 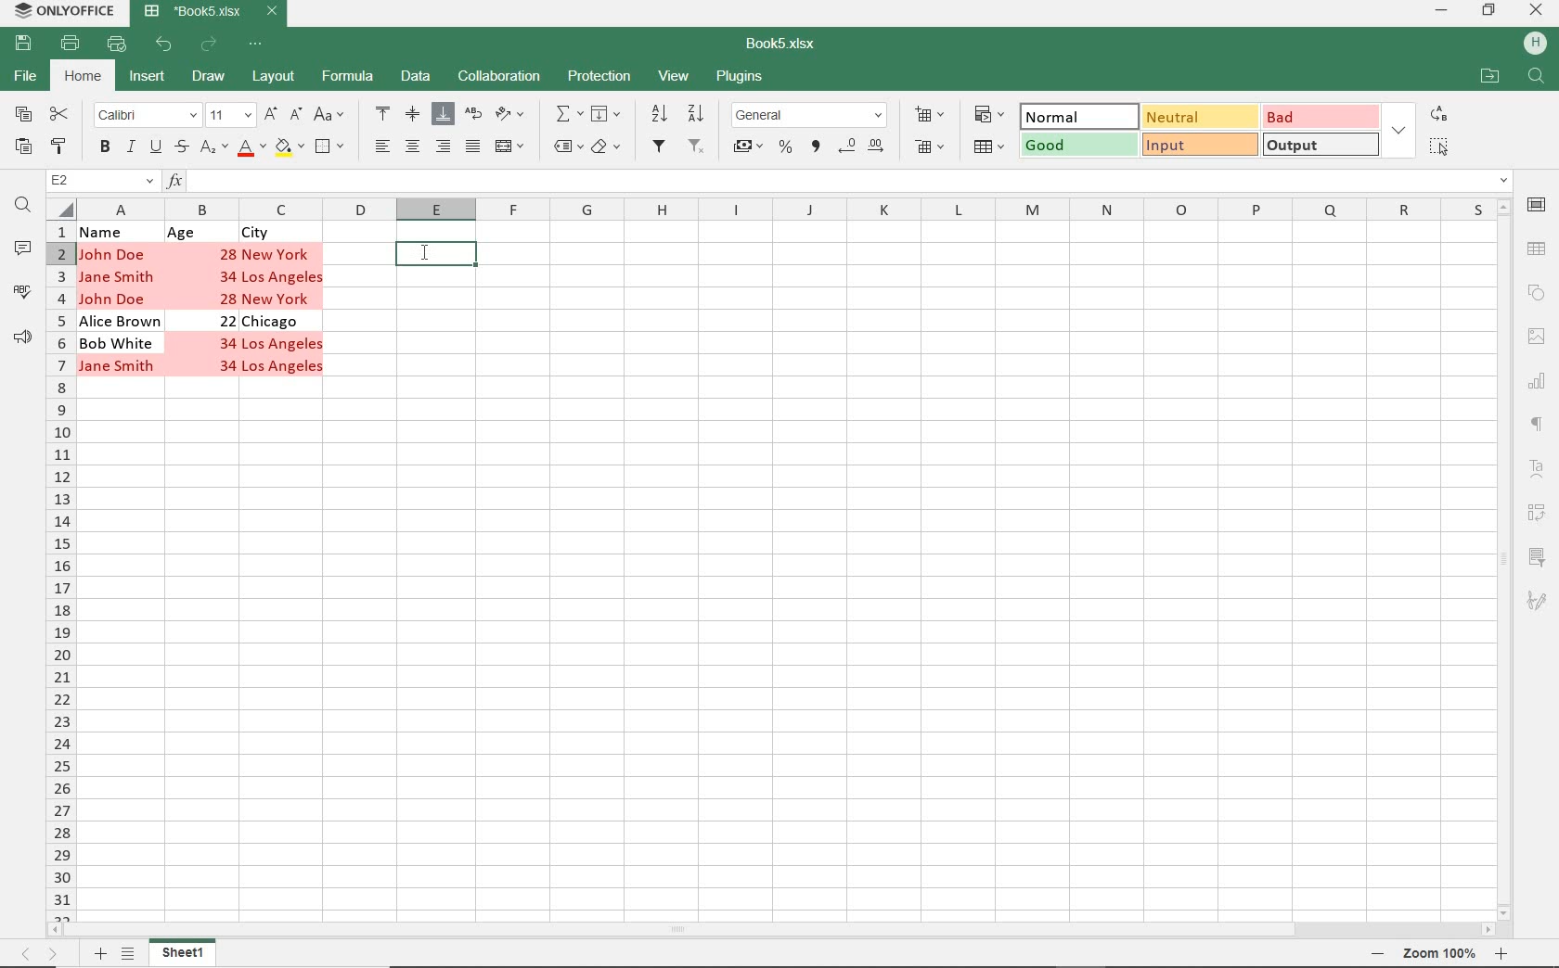 I want to click on SORT ASCENDING, so click(x=660, y=113).